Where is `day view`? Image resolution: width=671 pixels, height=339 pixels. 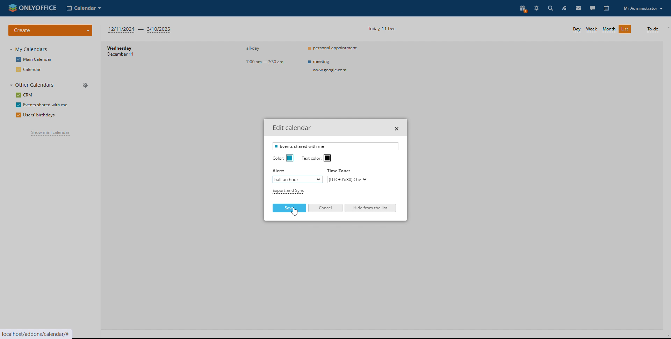 day view is located at coordinates (577, 30).